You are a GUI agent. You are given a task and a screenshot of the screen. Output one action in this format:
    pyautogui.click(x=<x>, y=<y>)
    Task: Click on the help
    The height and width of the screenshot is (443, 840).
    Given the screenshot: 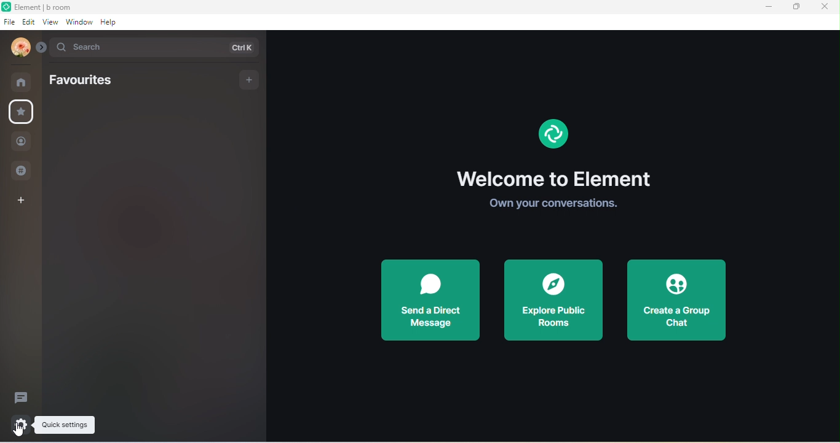 What is the action you would take?
    pyautogui.click(x=111, y=22)
    